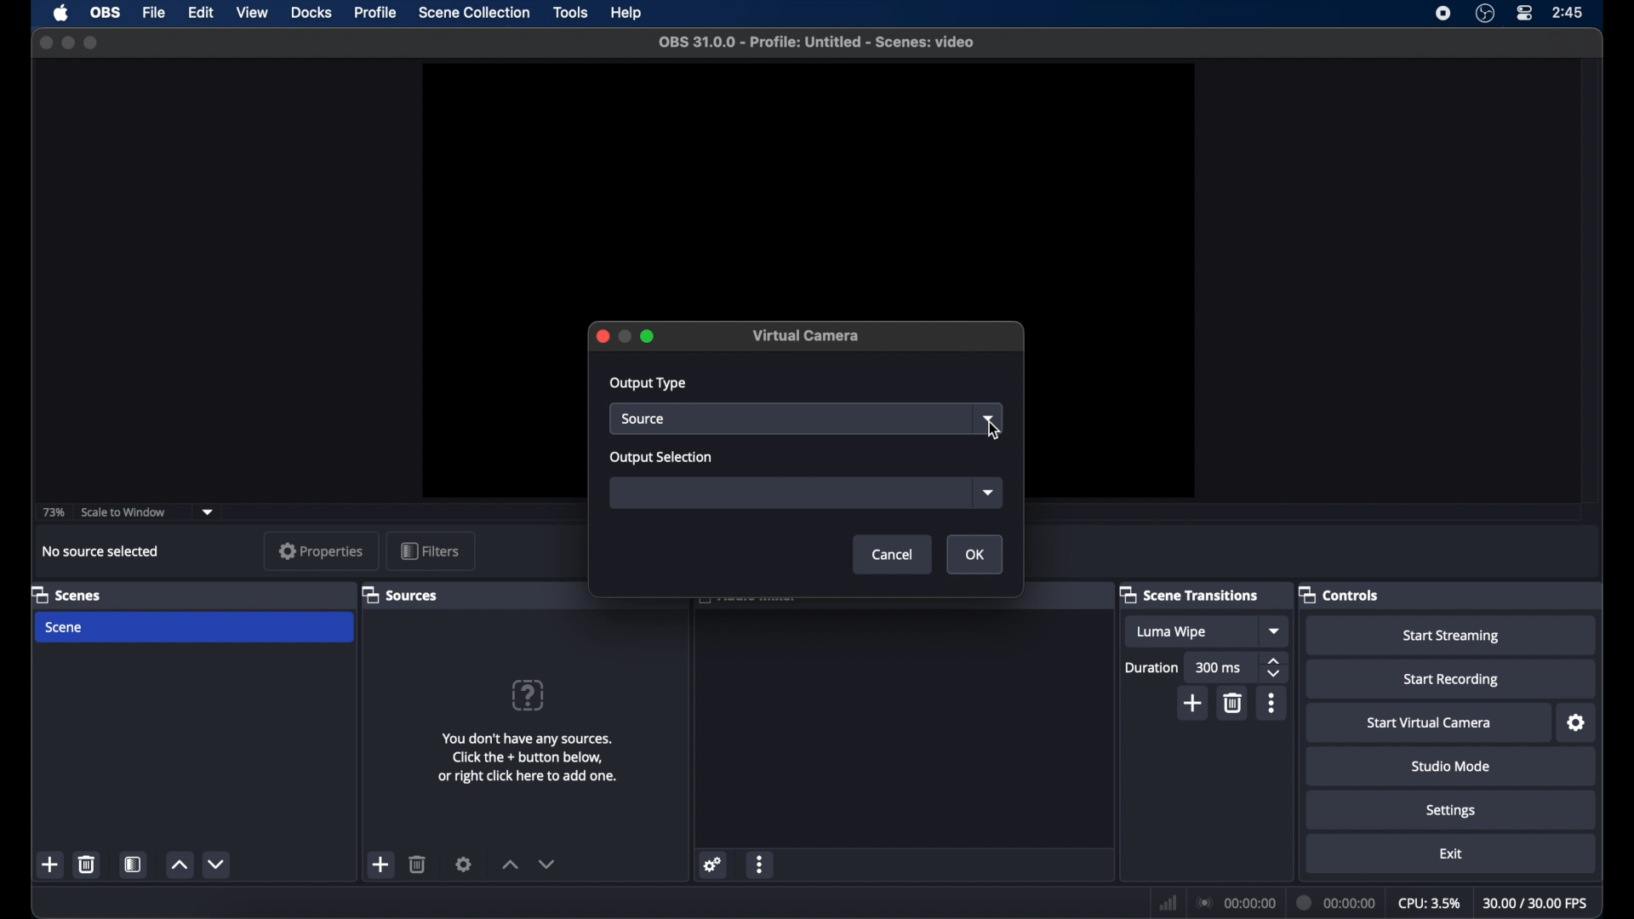 The width and height of the screenshot is (1634, 919). What do you see at coordinates (216, 864) in the screenshot?
I see `decrement` at bounding box center [216, 864].